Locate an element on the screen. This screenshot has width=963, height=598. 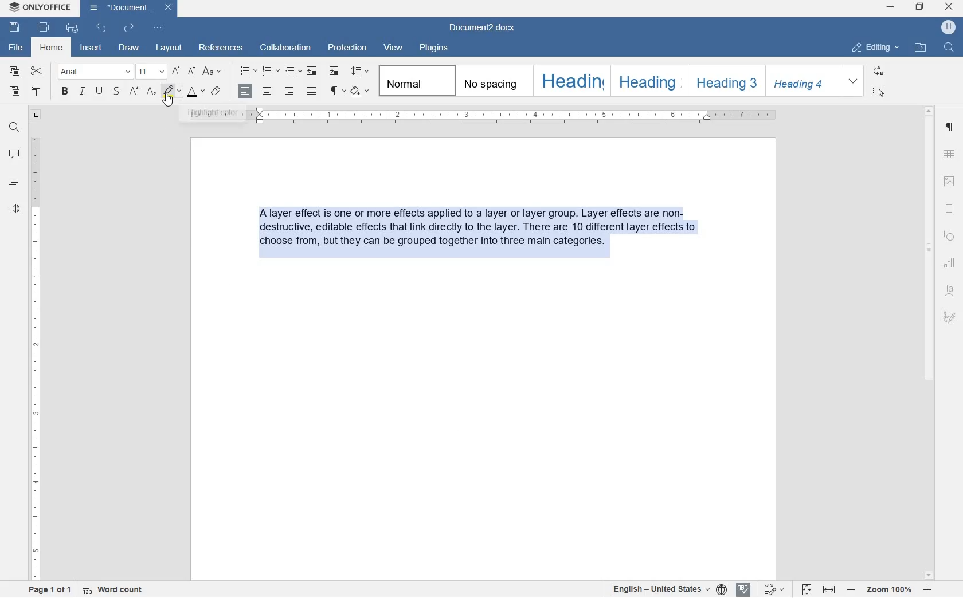
open file location is located at coordinates (921, 47).